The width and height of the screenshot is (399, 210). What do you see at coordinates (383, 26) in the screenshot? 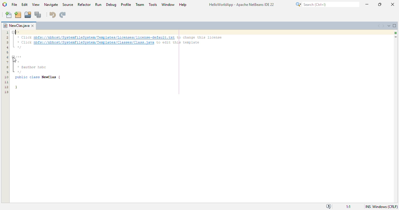
I see `scroll documents right` at bounding box center [383, 26].